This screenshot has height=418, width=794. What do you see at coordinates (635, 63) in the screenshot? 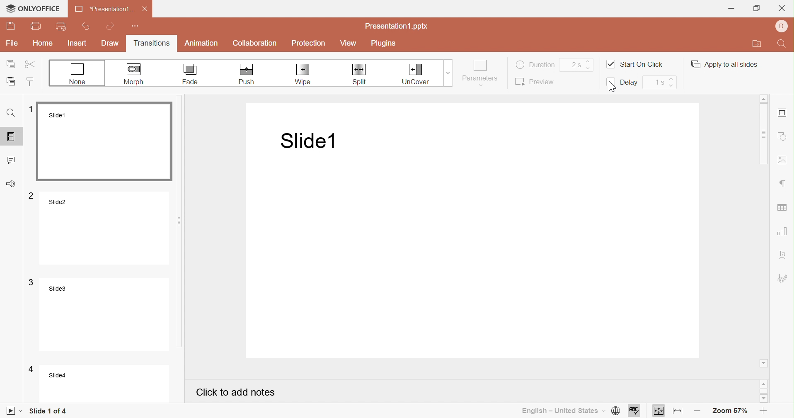
I see `Start on click` at bounding box center [635, 63].